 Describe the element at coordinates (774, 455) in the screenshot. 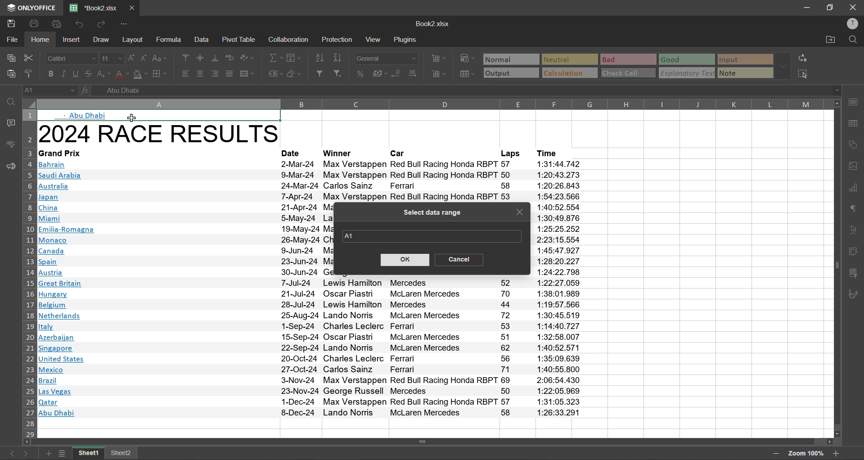

I see `zoom out` at that location.